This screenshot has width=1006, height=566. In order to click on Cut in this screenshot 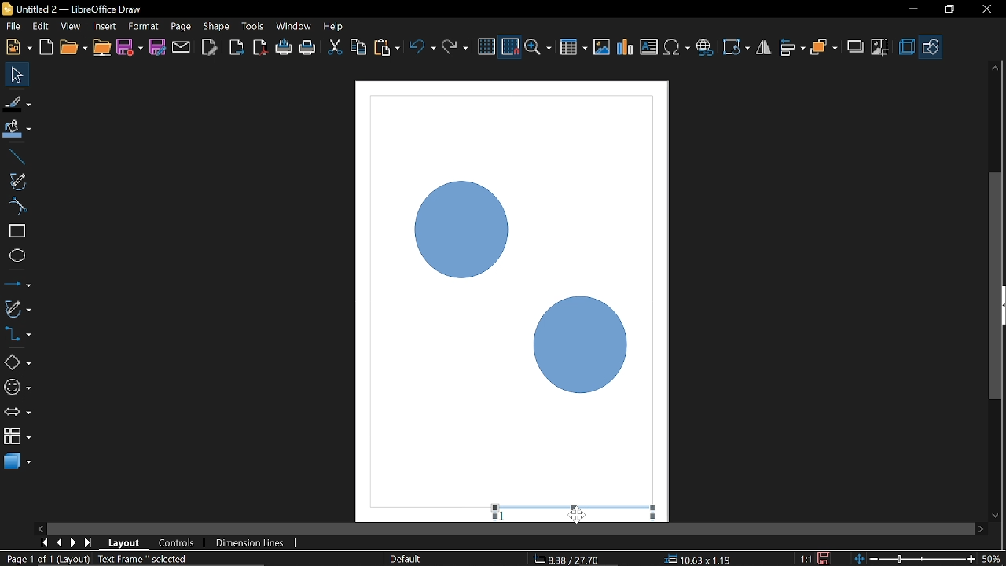, I will do `click(335, 49)`.